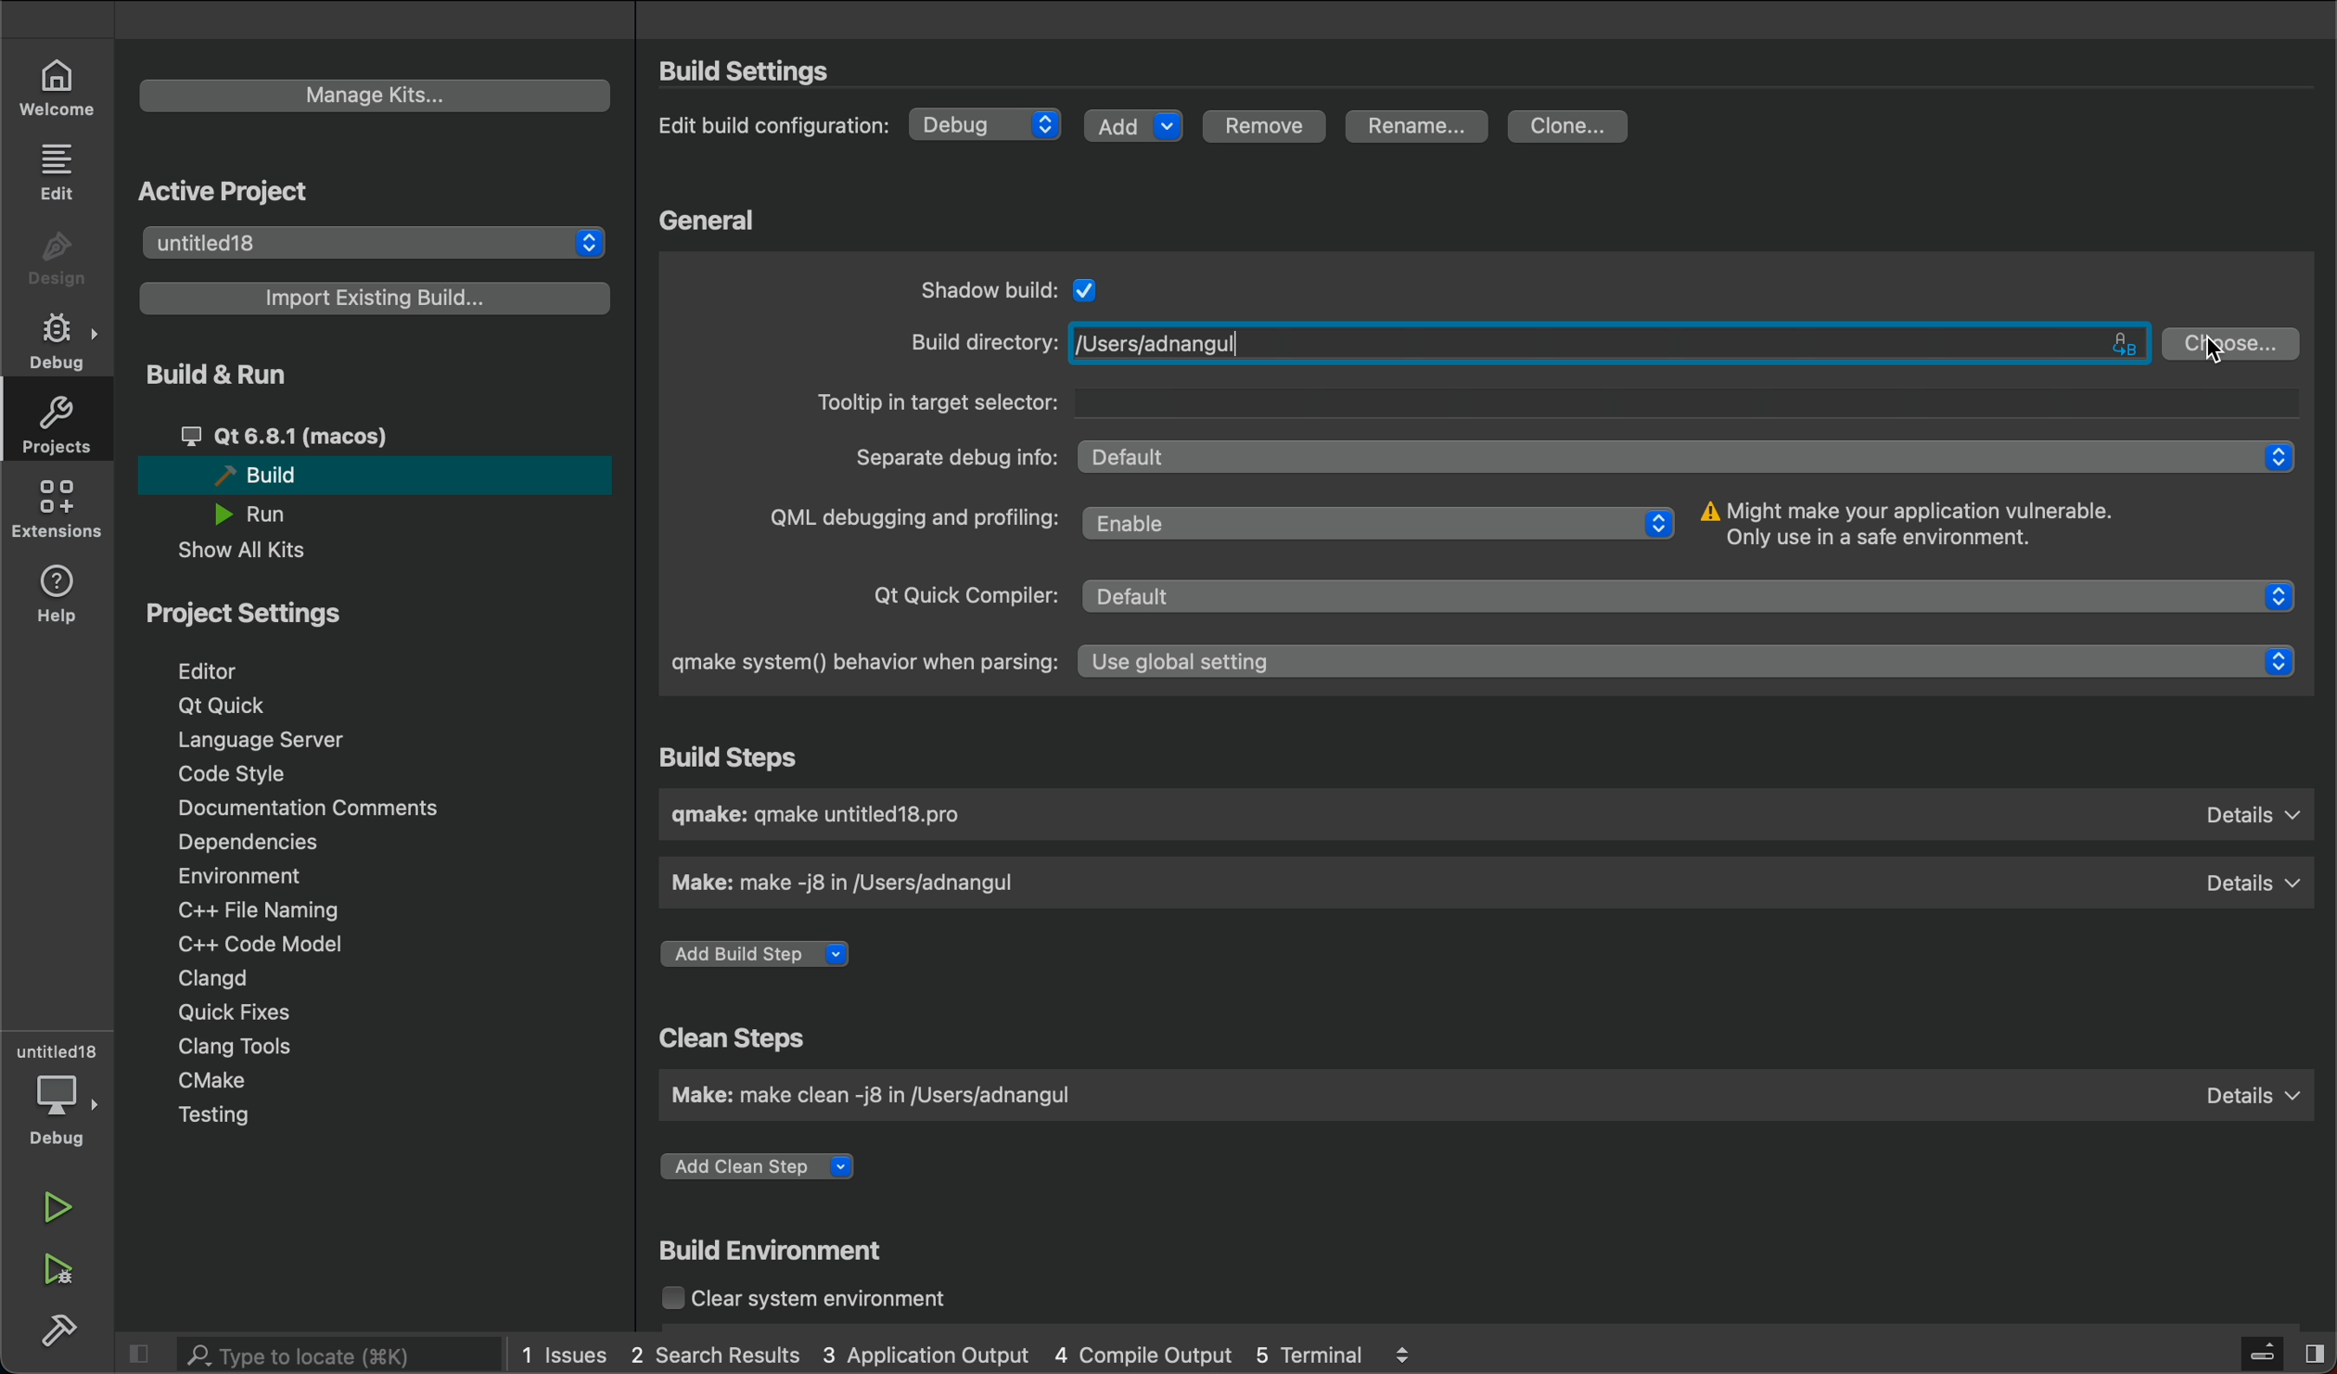 This screenshot has height=1374, width=2337. I want to click on Remove, so click(1272, 125).